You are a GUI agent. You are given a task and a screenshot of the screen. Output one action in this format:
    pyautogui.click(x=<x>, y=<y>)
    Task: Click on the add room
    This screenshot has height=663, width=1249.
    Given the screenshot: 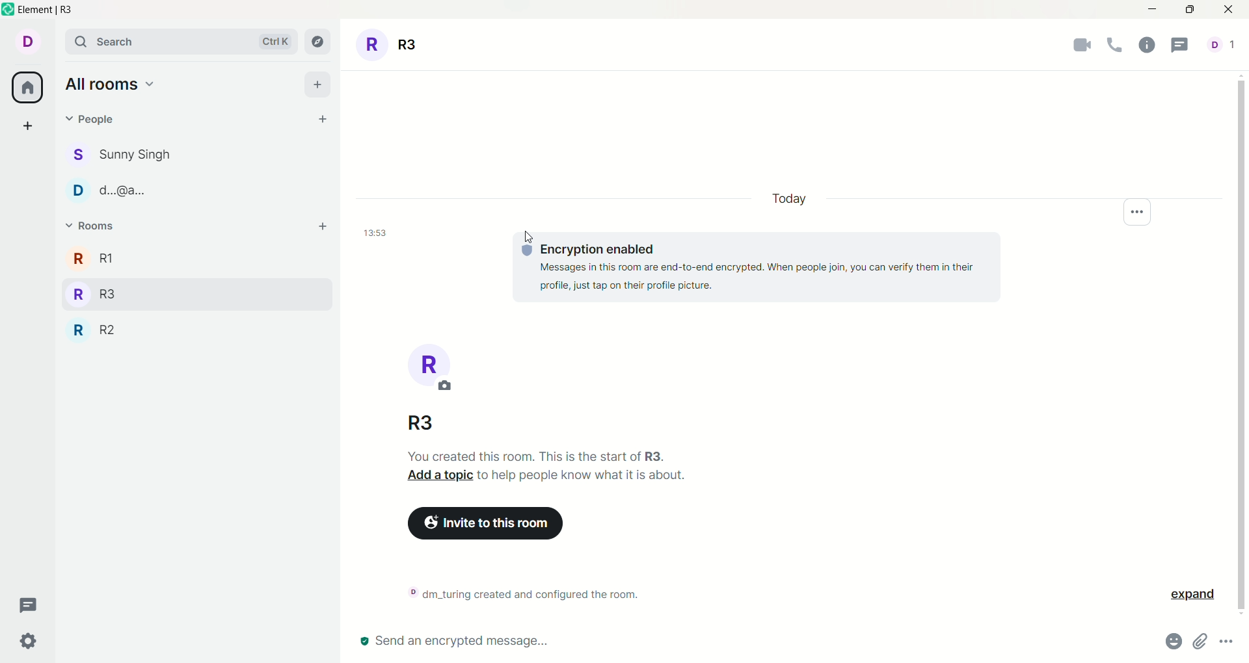 What is the action you would take?
    pyautogui.click(x=321, y=227)
    